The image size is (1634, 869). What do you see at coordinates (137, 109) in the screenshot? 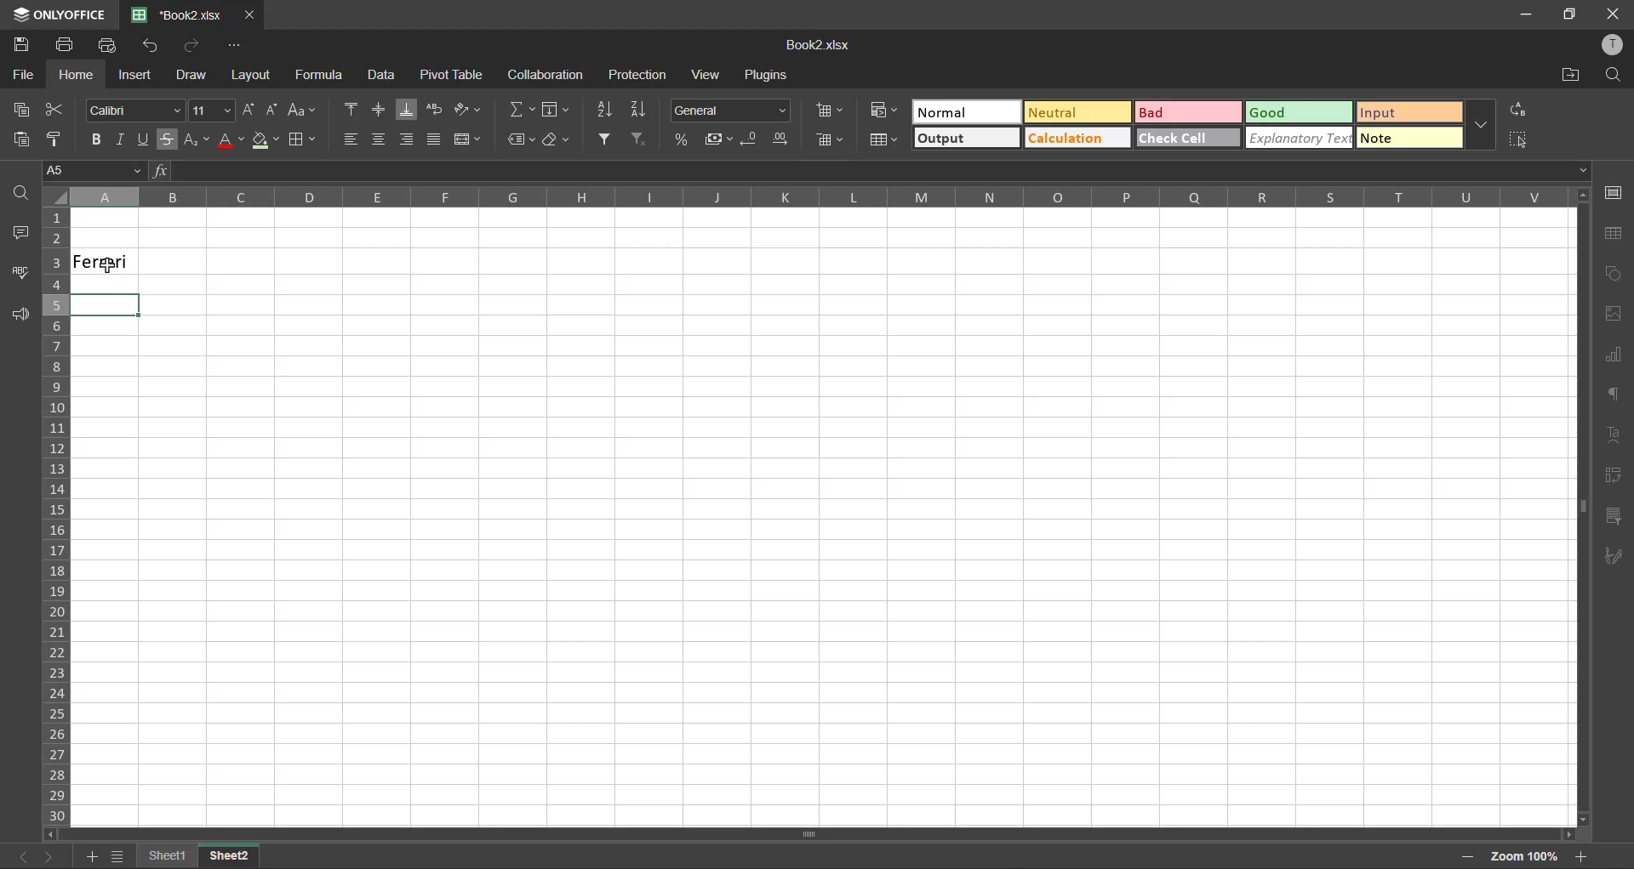
I see `font style` at bounding box center [137, 109].